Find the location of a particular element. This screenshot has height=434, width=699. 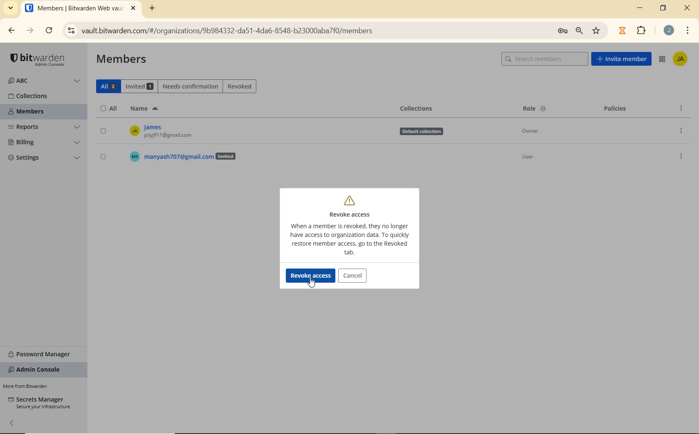

COLLECTIONS is located at coordinates (36, 96).